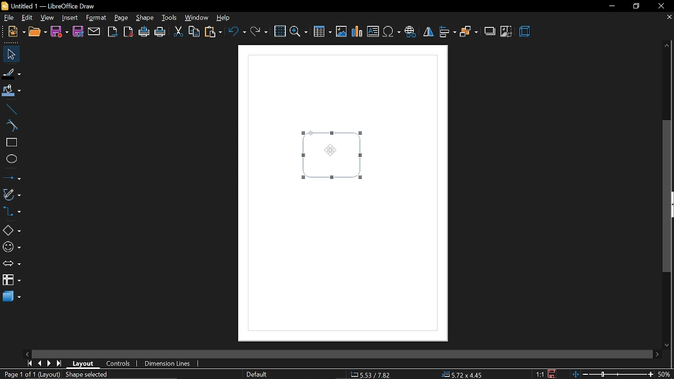  Describe the element at coordinates (17, 32) in the screenshot. I see `file` at that location.